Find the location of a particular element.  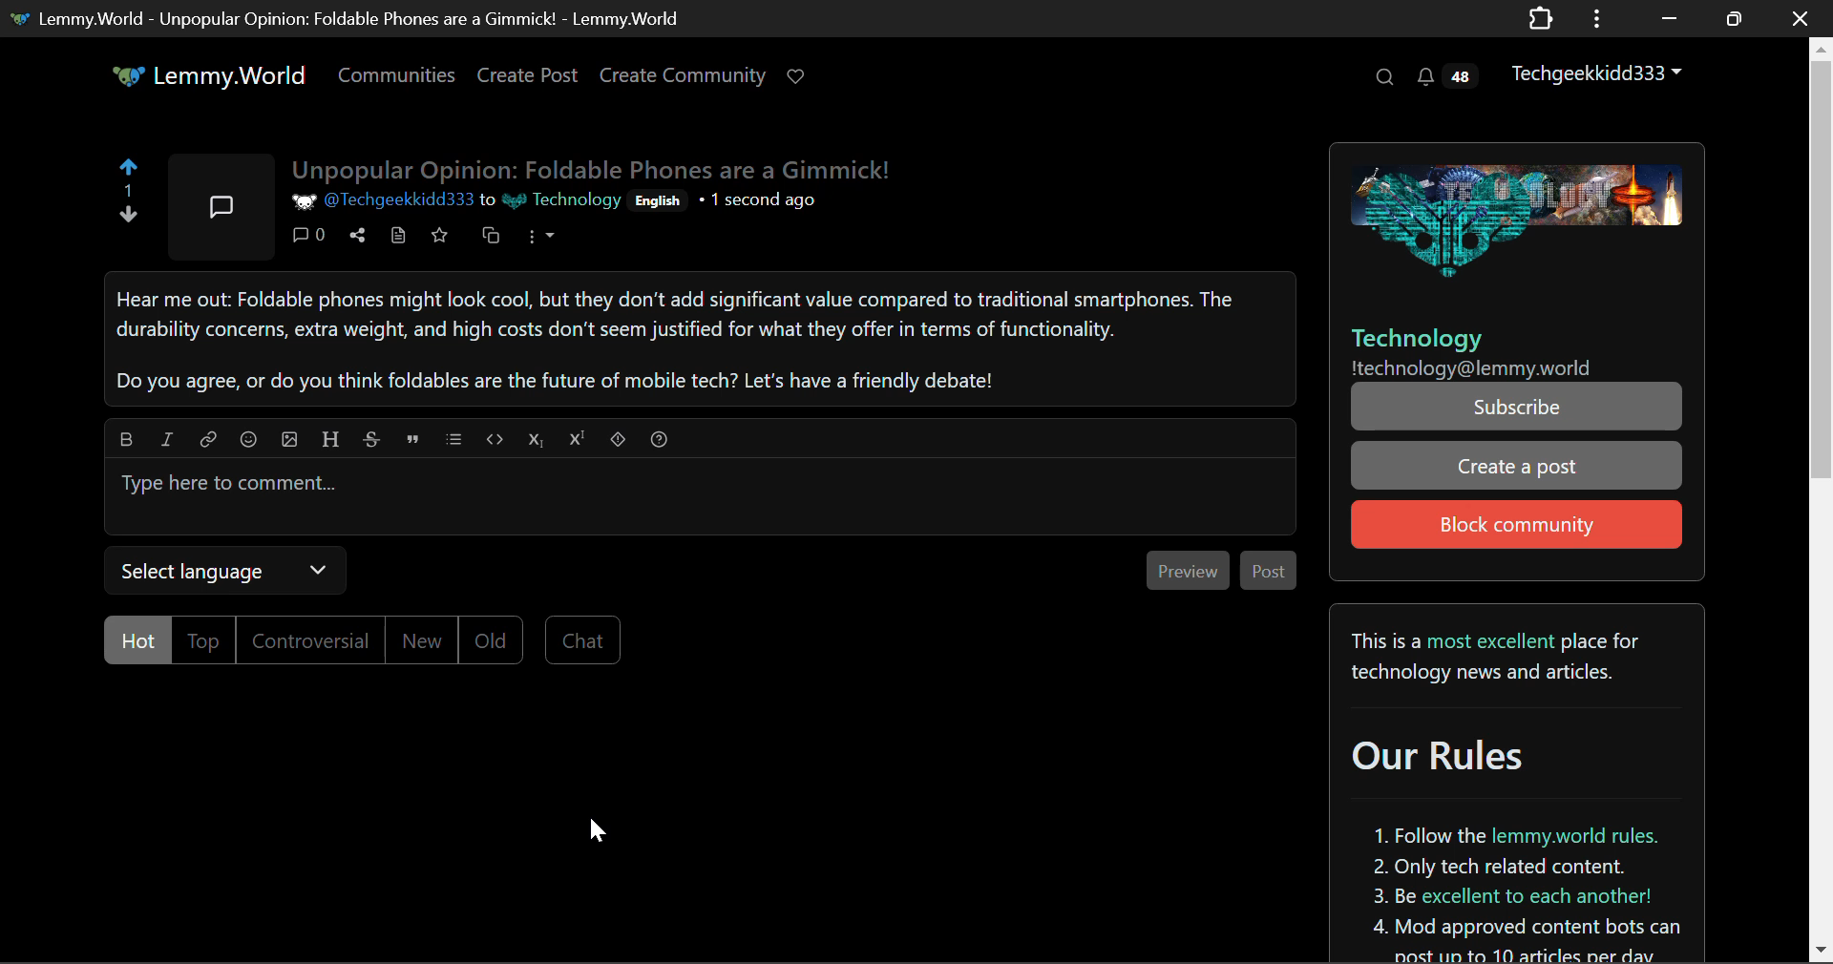

Donate to Lemmy is located at coordinates (798, 77).